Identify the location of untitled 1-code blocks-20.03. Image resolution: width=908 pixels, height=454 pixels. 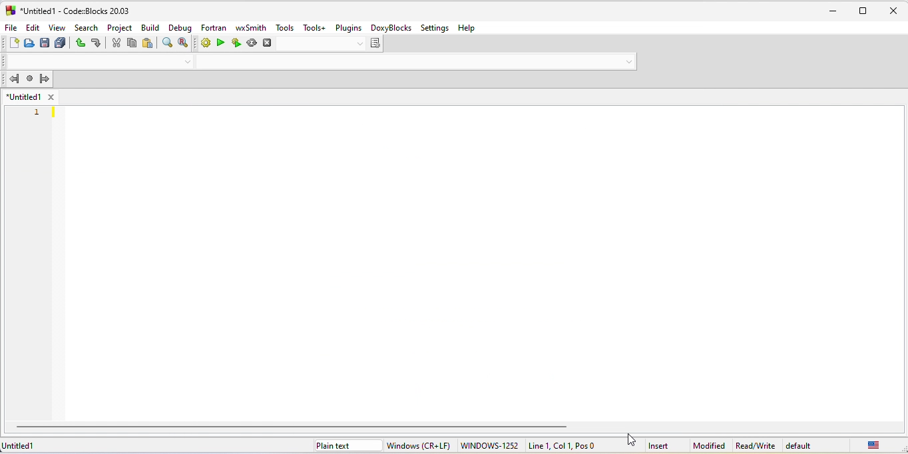
(75, 11).